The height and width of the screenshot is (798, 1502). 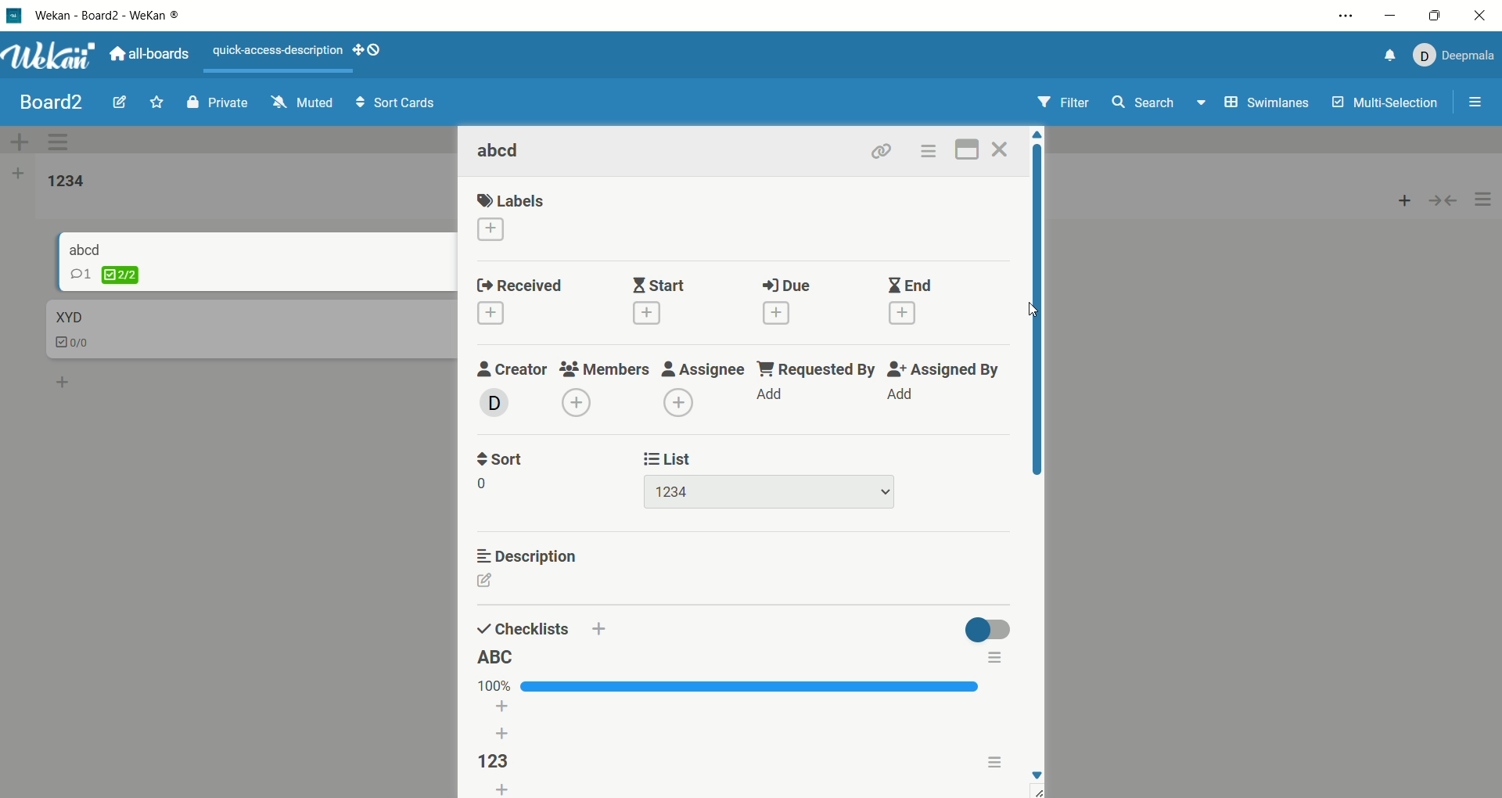 I want to click on list title, so click(x=66, y=182).